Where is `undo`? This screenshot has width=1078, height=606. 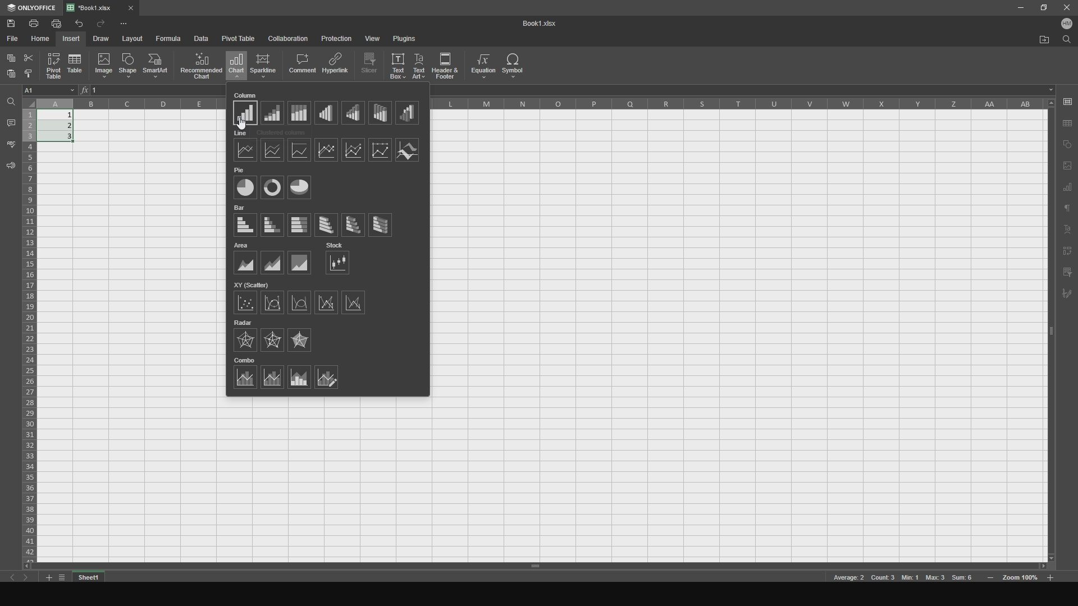 undo is located at coordinates (77, 23).